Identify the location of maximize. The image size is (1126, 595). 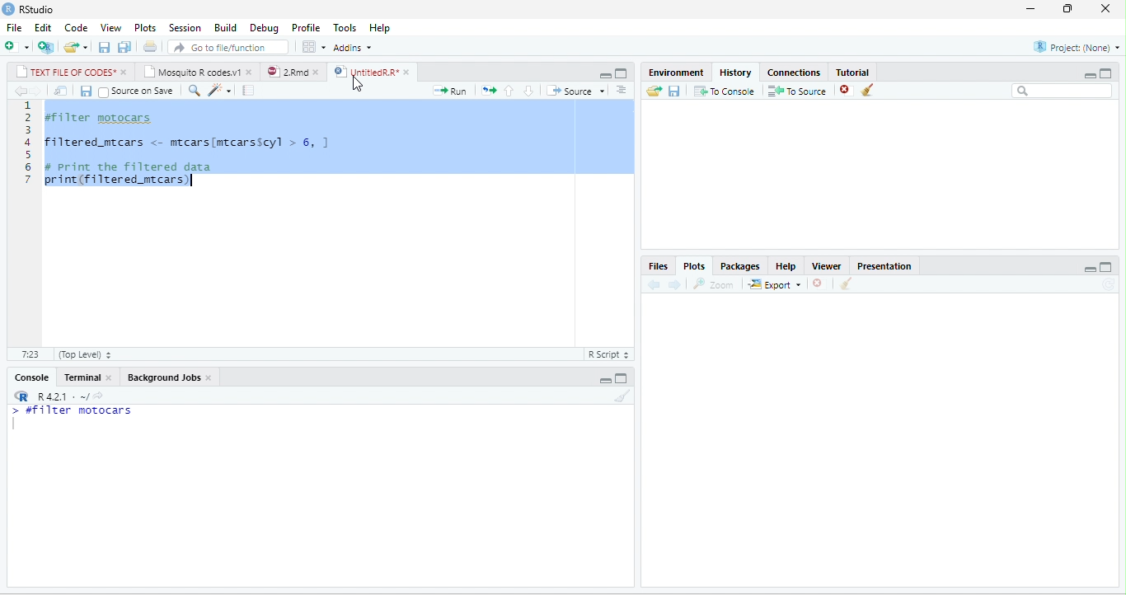
(621, 73).